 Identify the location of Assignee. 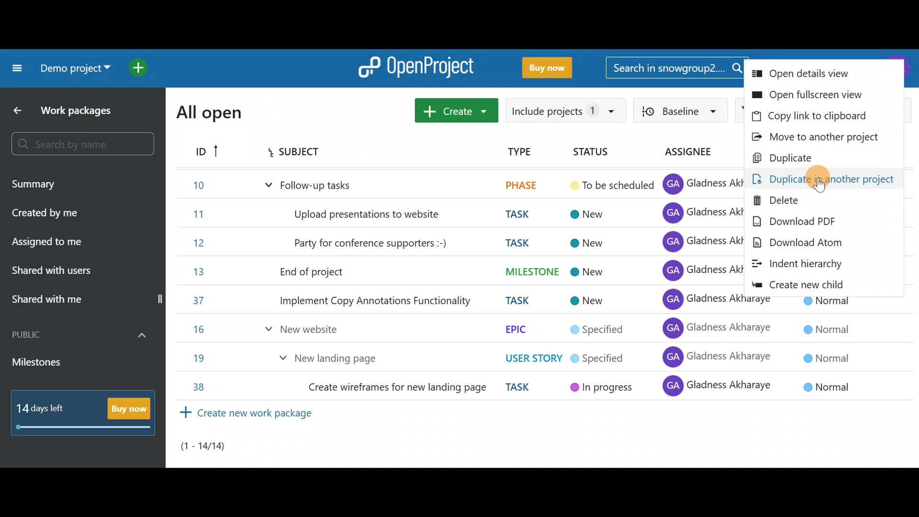
(683, 156).